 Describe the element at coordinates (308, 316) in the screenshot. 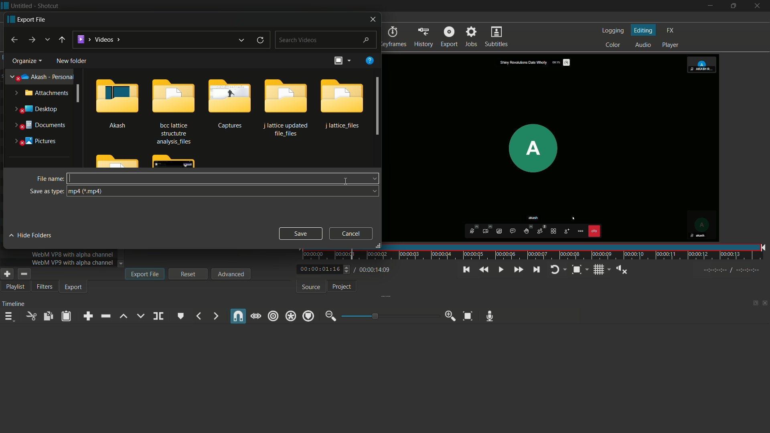

I see `ripple markers` at that location.